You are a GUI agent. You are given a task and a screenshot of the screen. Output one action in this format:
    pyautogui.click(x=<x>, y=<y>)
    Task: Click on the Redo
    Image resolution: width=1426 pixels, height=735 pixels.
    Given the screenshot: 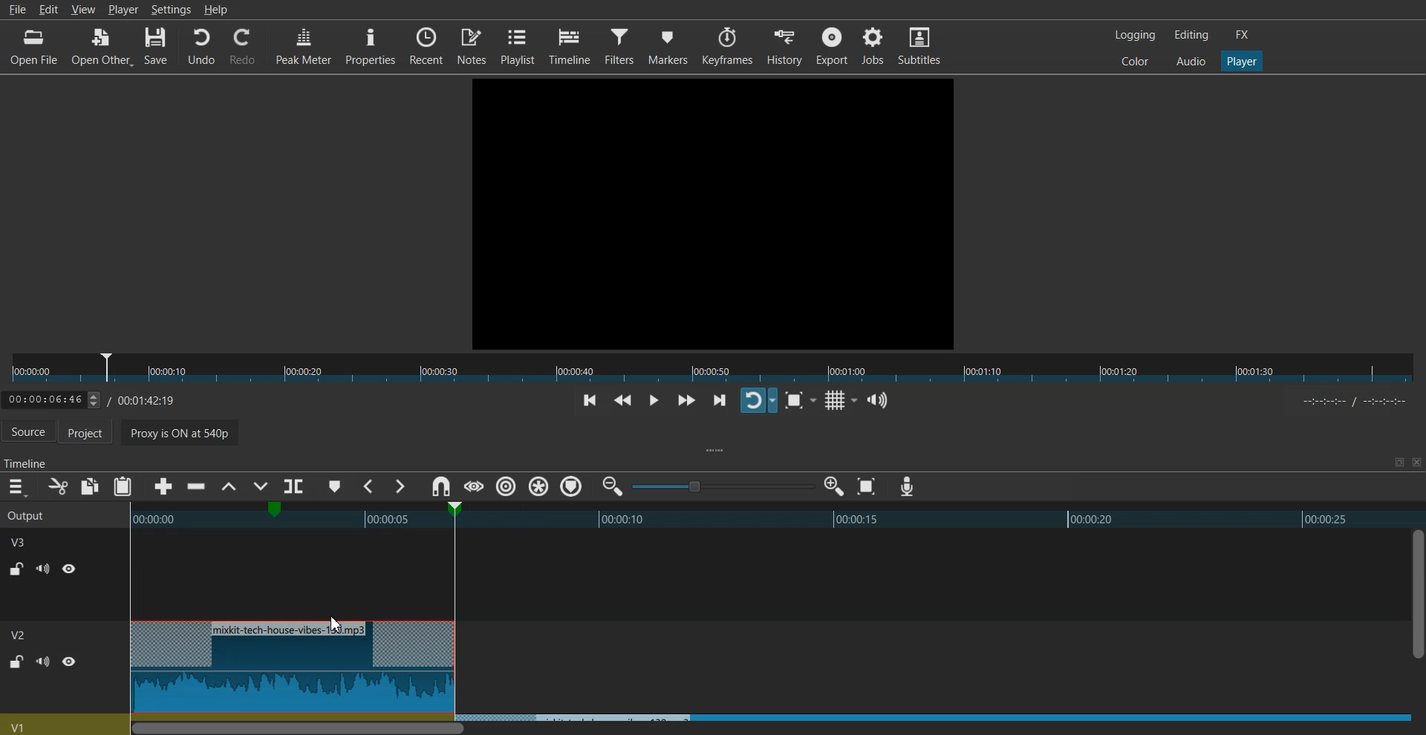 What is the action you would take?
    pyautogui.click(x=243, y=47)
    